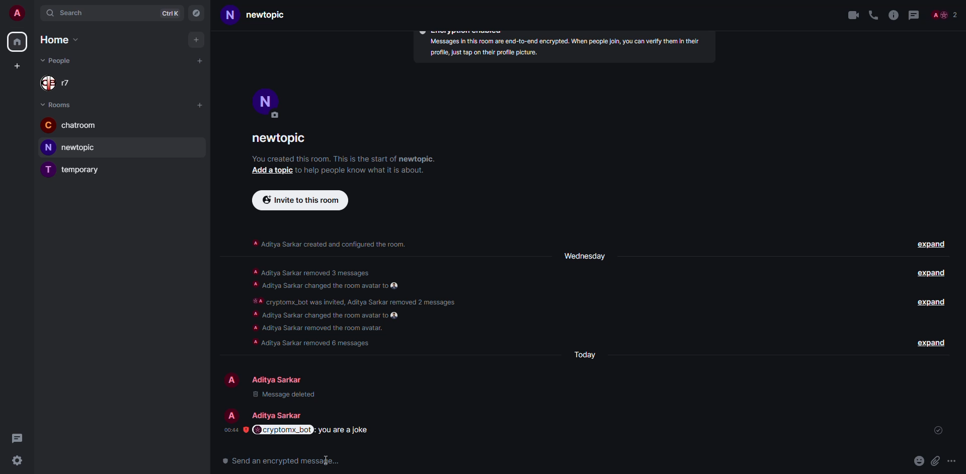 Image resolution: width=966 pixels, height=474 pixels. What do you see at coordinates (72, 147) in the screenshot?
I see `room` at bounding box center [72, 147].